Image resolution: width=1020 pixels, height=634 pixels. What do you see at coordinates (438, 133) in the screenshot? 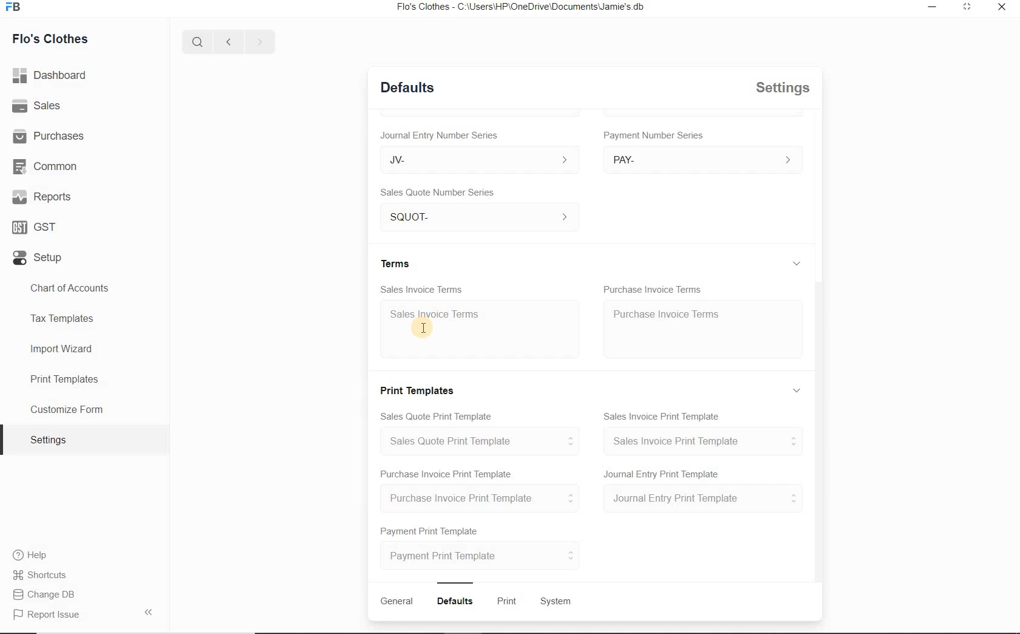
I see `Journal Entry Number Series` at bounding box center [438, 133].